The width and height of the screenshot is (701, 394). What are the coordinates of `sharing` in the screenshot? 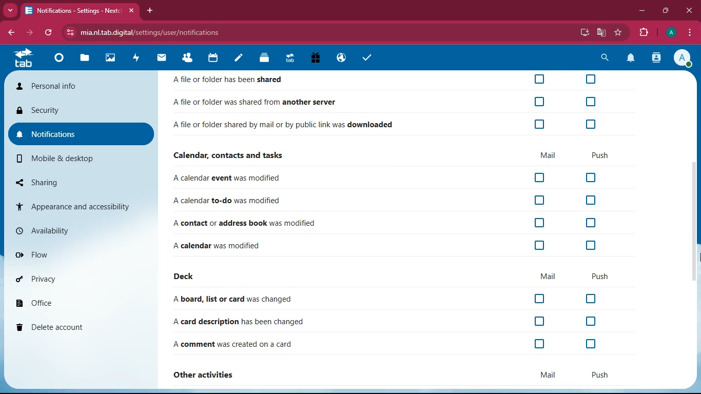 It's located at (82, 182).